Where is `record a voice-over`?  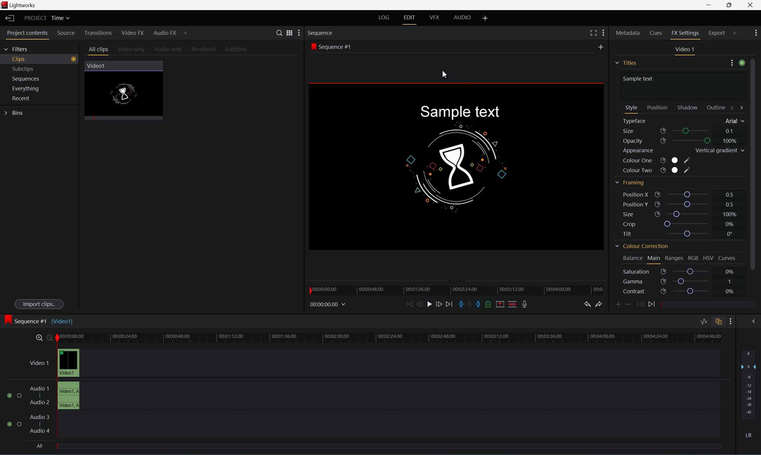
record a voice-over is located at coordinates (526, 304).